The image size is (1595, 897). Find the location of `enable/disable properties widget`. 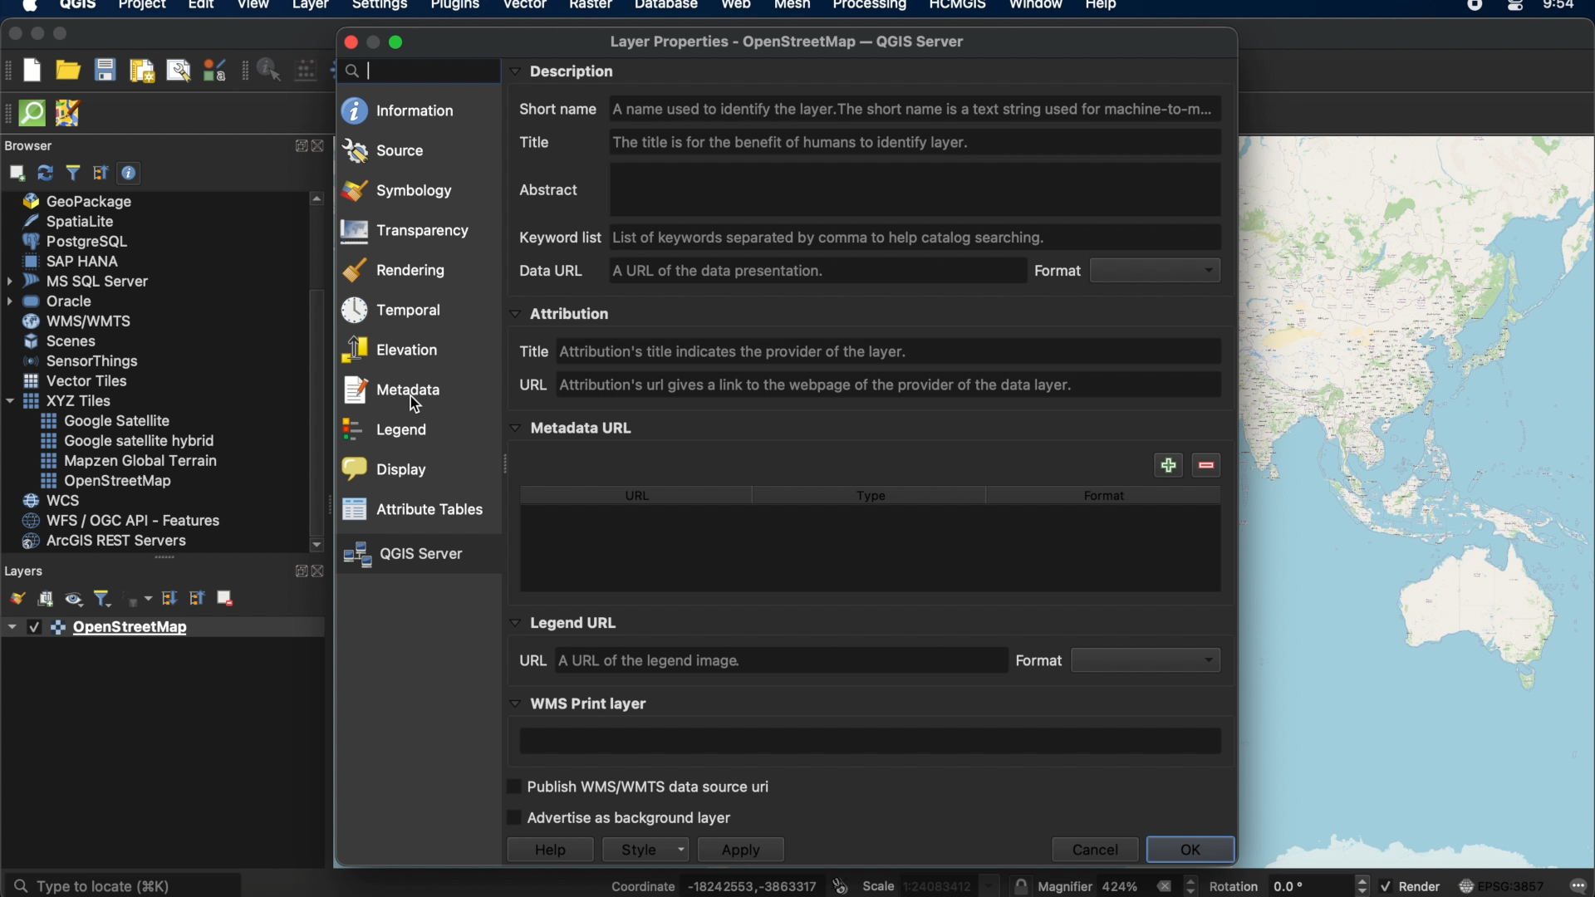

enable/disable properties widget is located at coordinates (129, 173).